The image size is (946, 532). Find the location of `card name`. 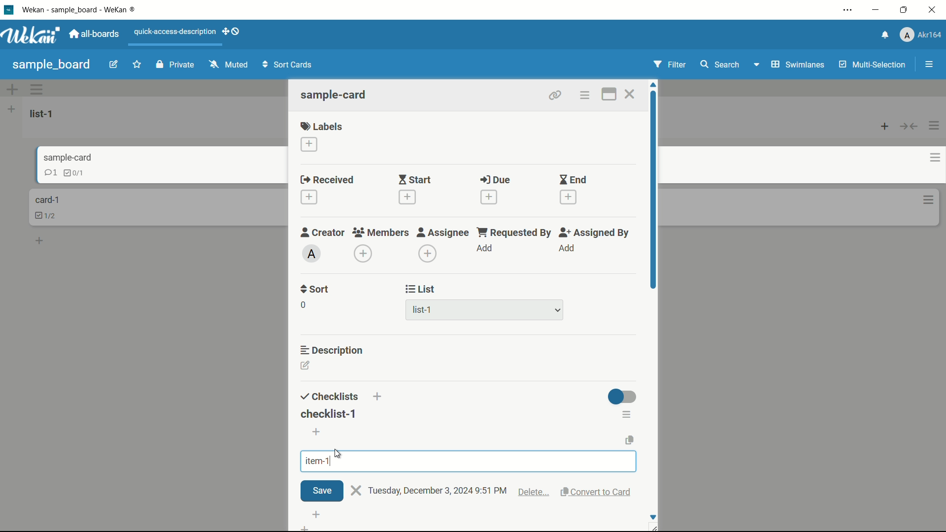

card name is located at coordinates (47, 199).